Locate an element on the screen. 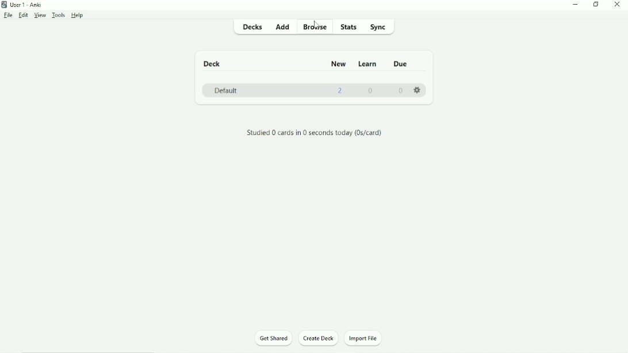  Close is located at coordinates (617, 5).